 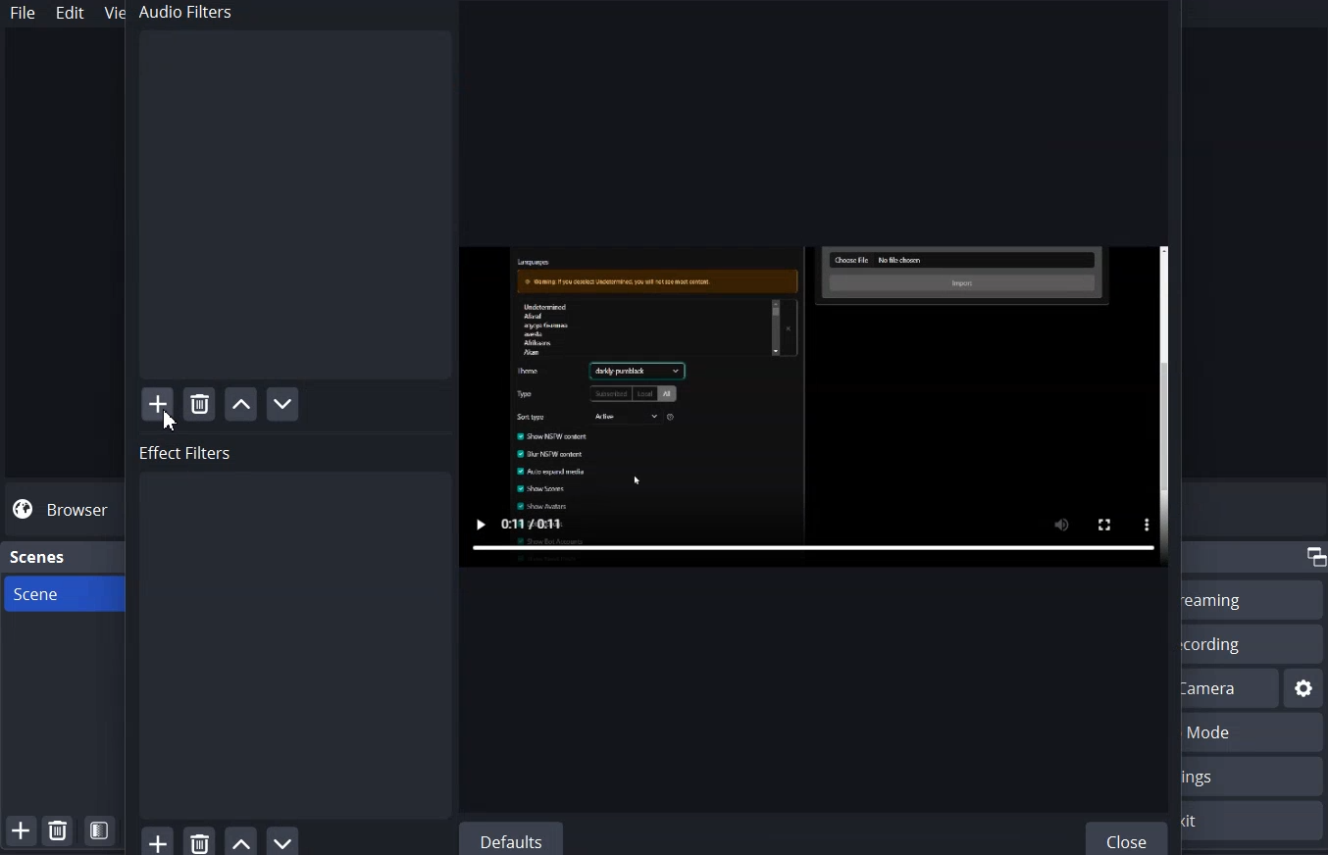 I want to click on Add Filter, so click(x=157, y=839).